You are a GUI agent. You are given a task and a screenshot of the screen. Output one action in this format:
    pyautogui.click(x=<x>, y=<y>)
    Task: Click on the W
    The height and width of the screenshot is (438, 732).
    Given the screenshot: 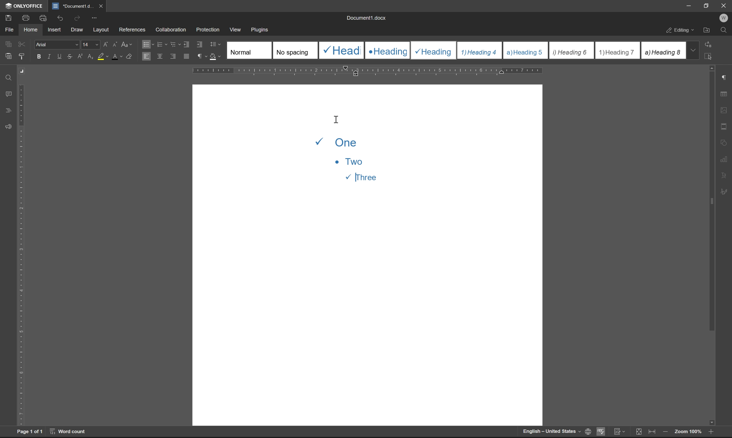 What is the action you would take?
    pyautogui.click(x=725, y=18)
    